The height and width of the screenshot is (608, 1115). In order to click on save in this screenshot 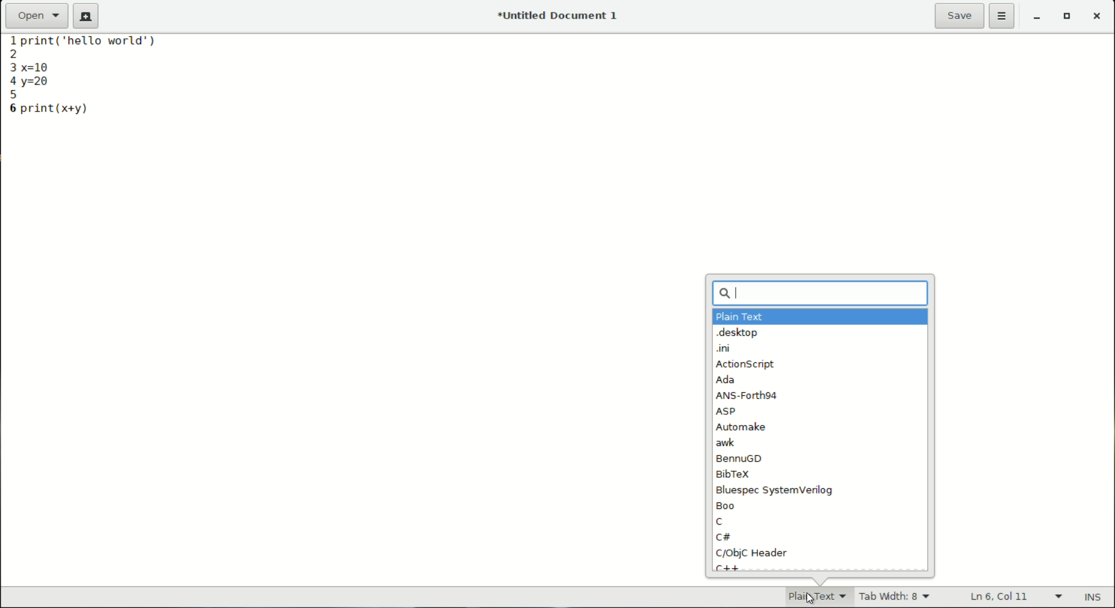, I will do `click(960, 16)`.